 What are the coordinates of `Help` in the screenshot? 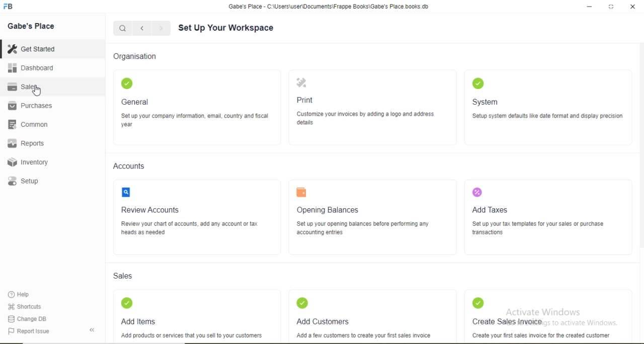 It's located at (25, 294).